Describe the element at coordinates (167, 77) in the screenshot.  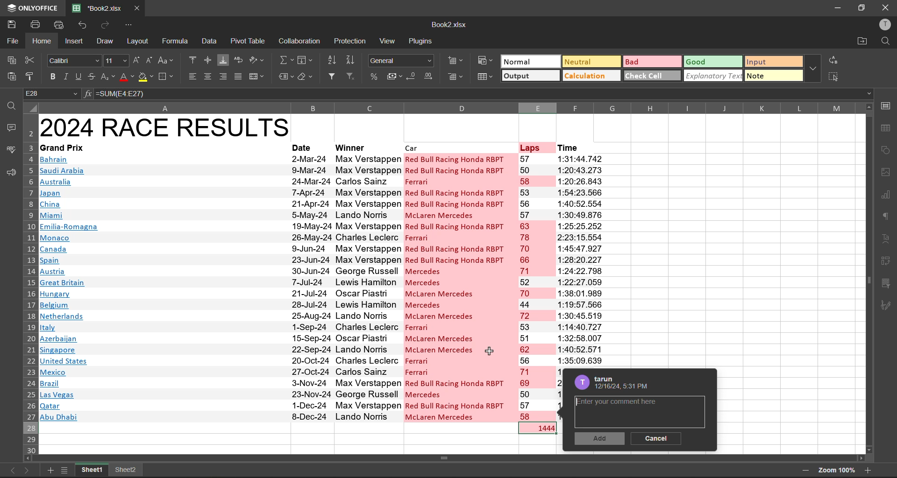
I see `borders` at that location.